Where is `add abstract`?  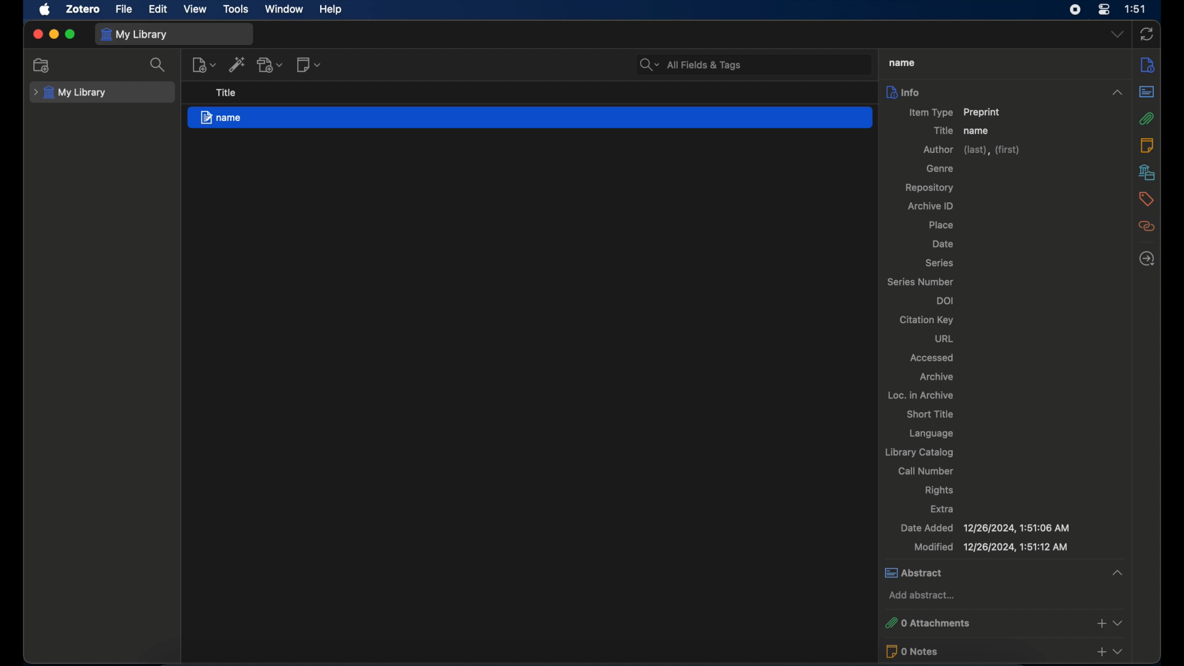
add abstract is located at coordinates (922, 594).